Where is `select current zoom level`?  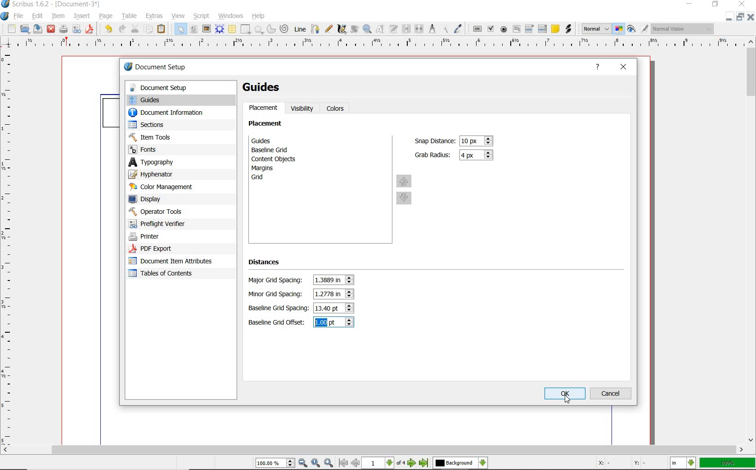
select current zoom level is located at coordinates (276, 463).